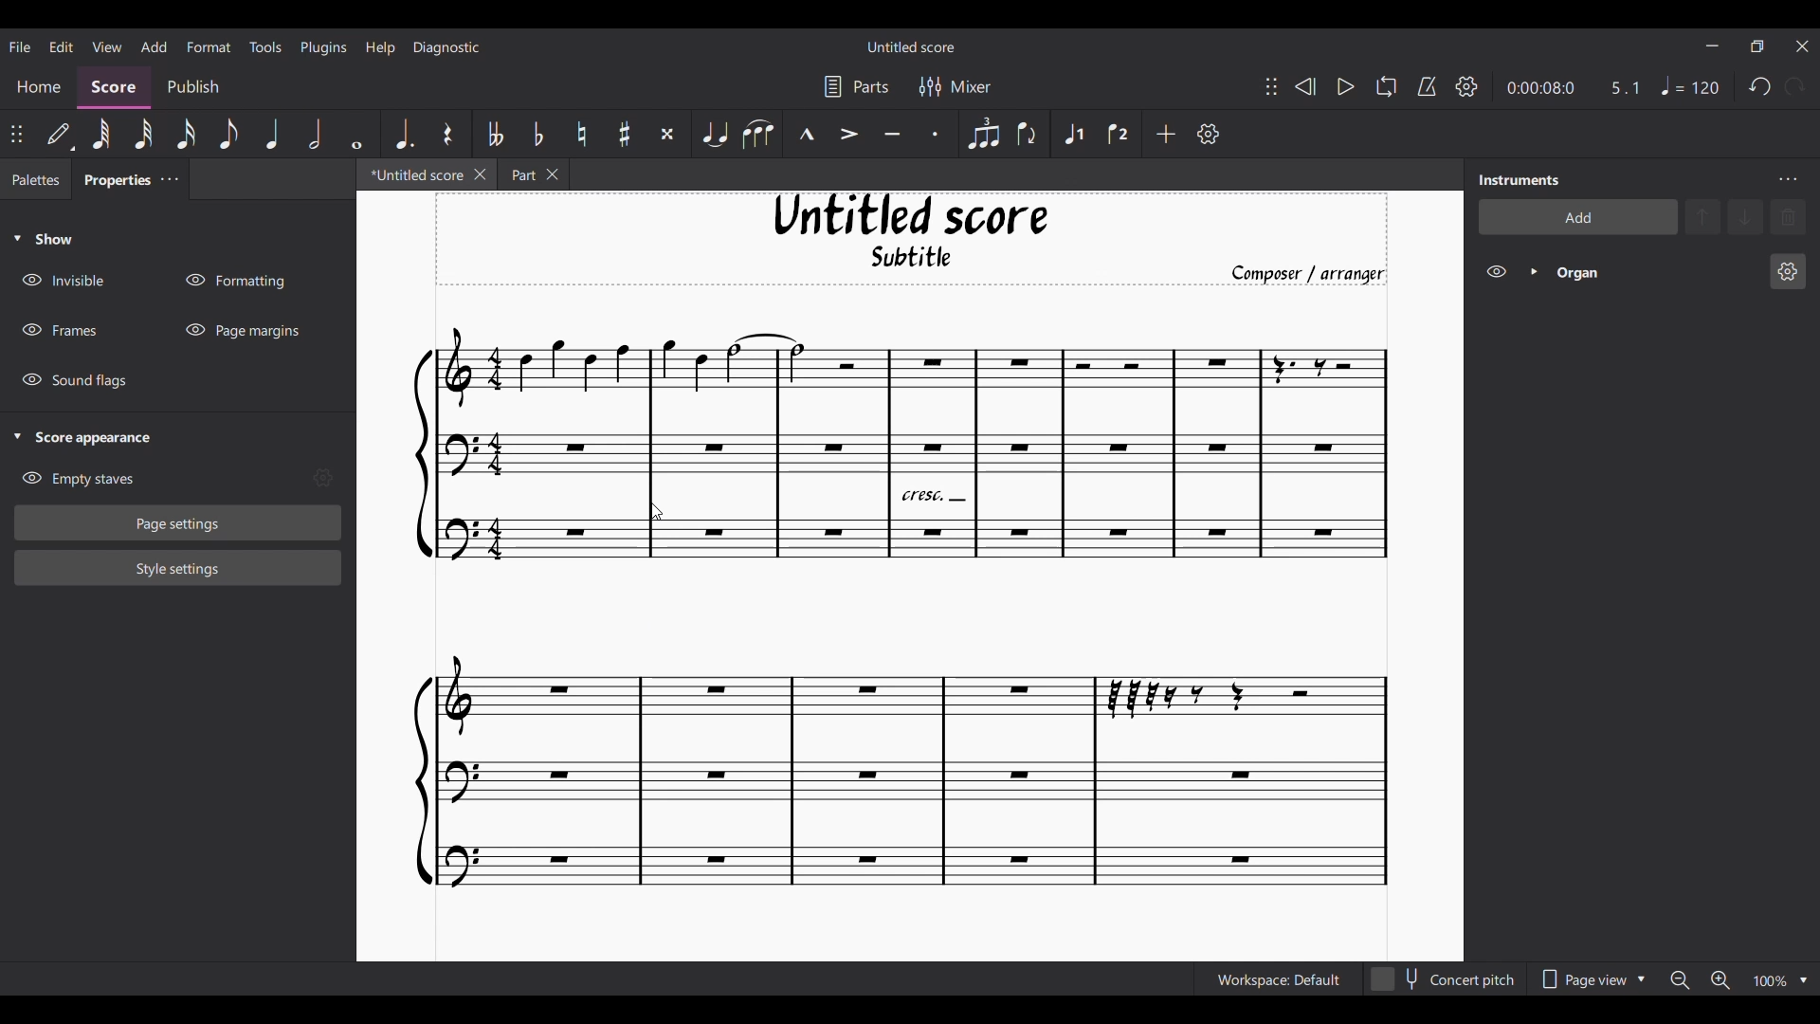 The height and width of the screenshot is (1024, 1820). Describe the element at coordinates (243, 330) in the screenshot. I see `Hide Page margins` at that location.